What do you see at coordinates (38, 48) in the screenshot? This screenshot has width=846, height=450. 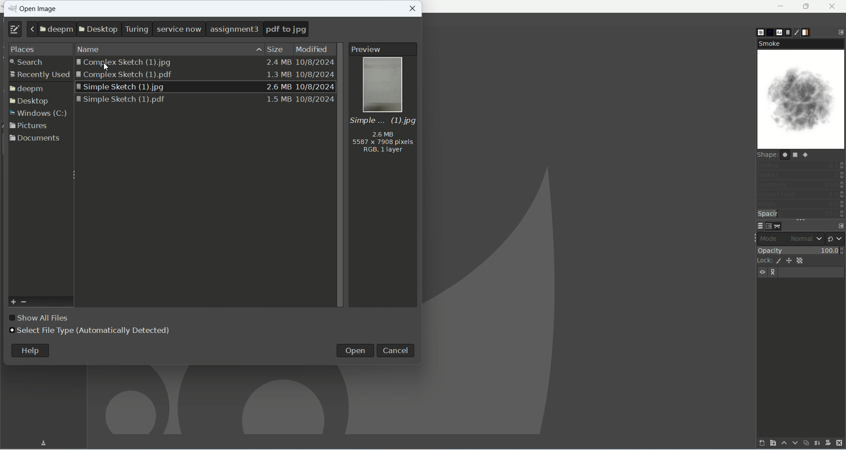 I see `places` at bounding box center [38, 48].